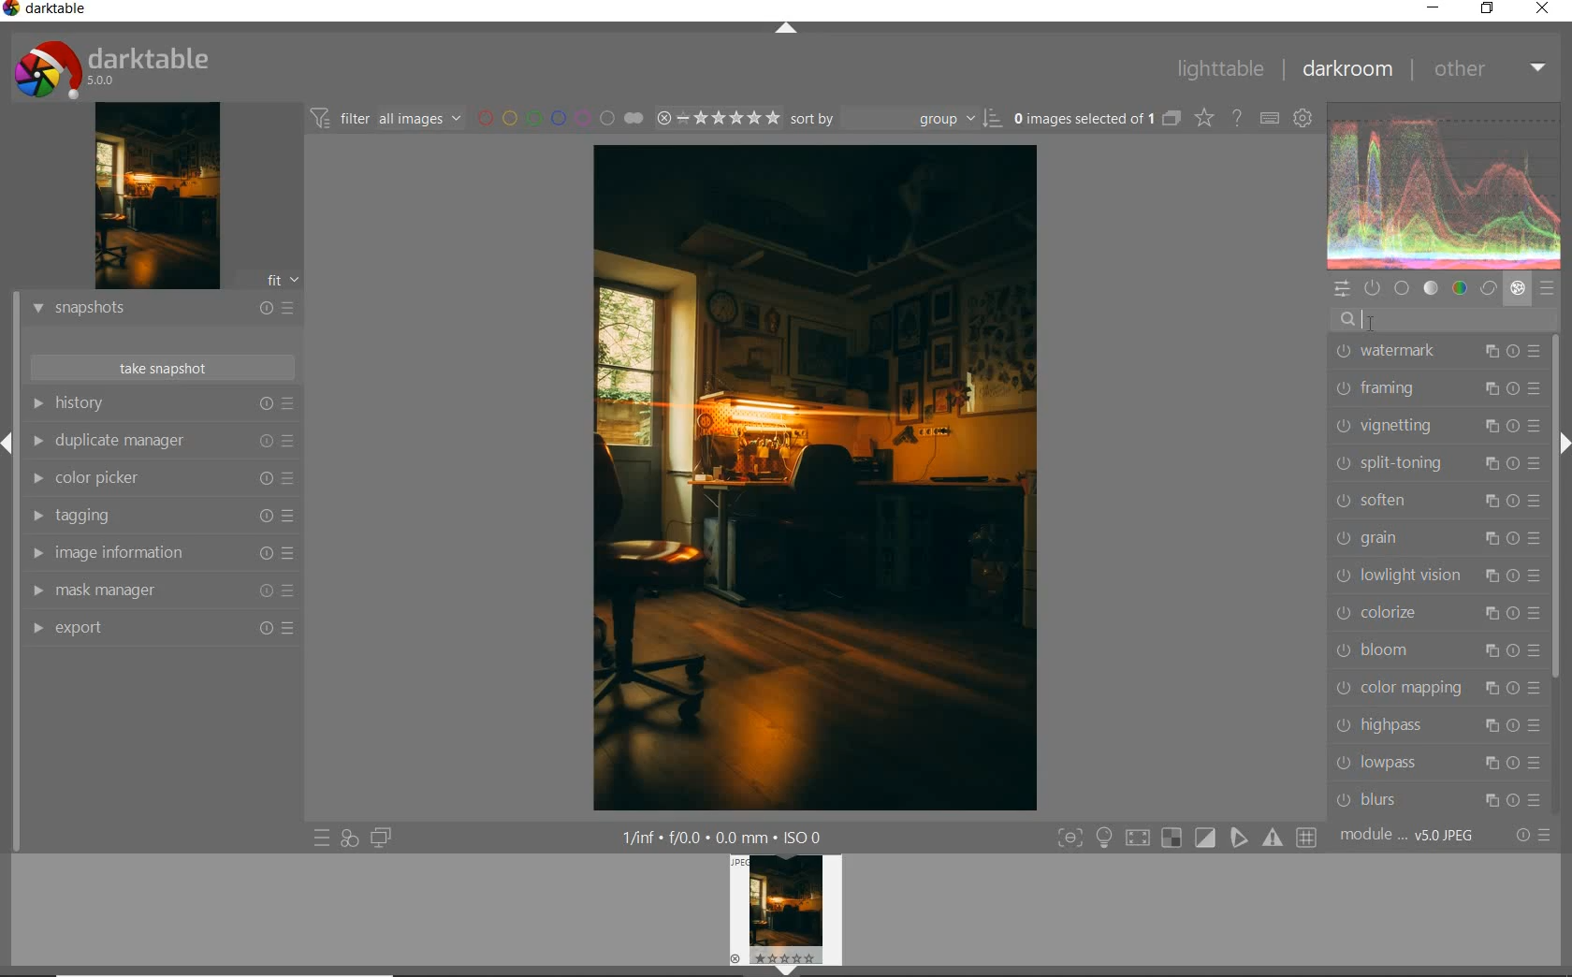  I want to click on scrollbar, so click(1555, 507).